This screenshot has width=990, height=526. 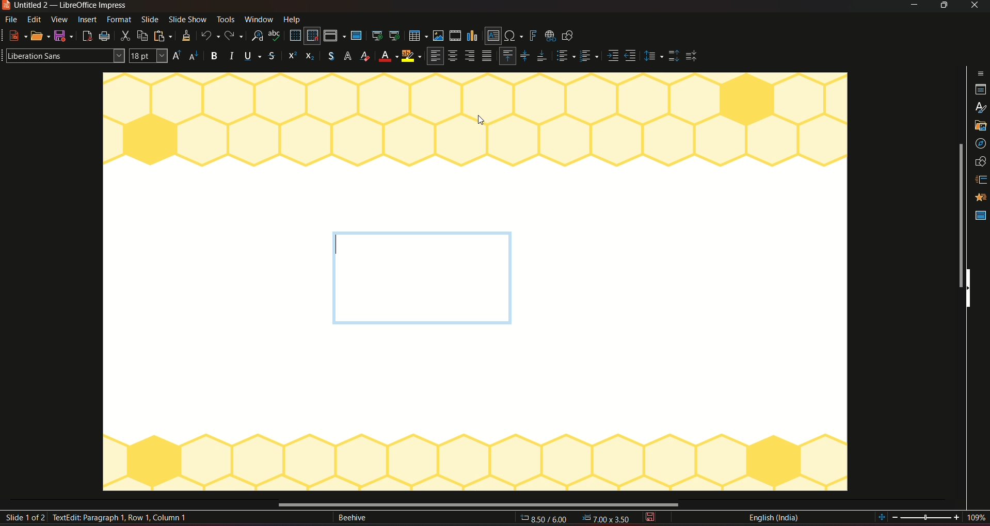 What do you see at coordinates (454, 57) in the screenshot?
I see `Align center` at bounding box center [454, 57].